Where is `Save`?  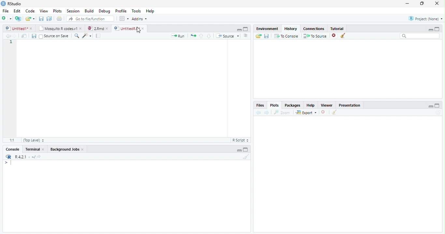
Save is located at coordinates (42, 19).